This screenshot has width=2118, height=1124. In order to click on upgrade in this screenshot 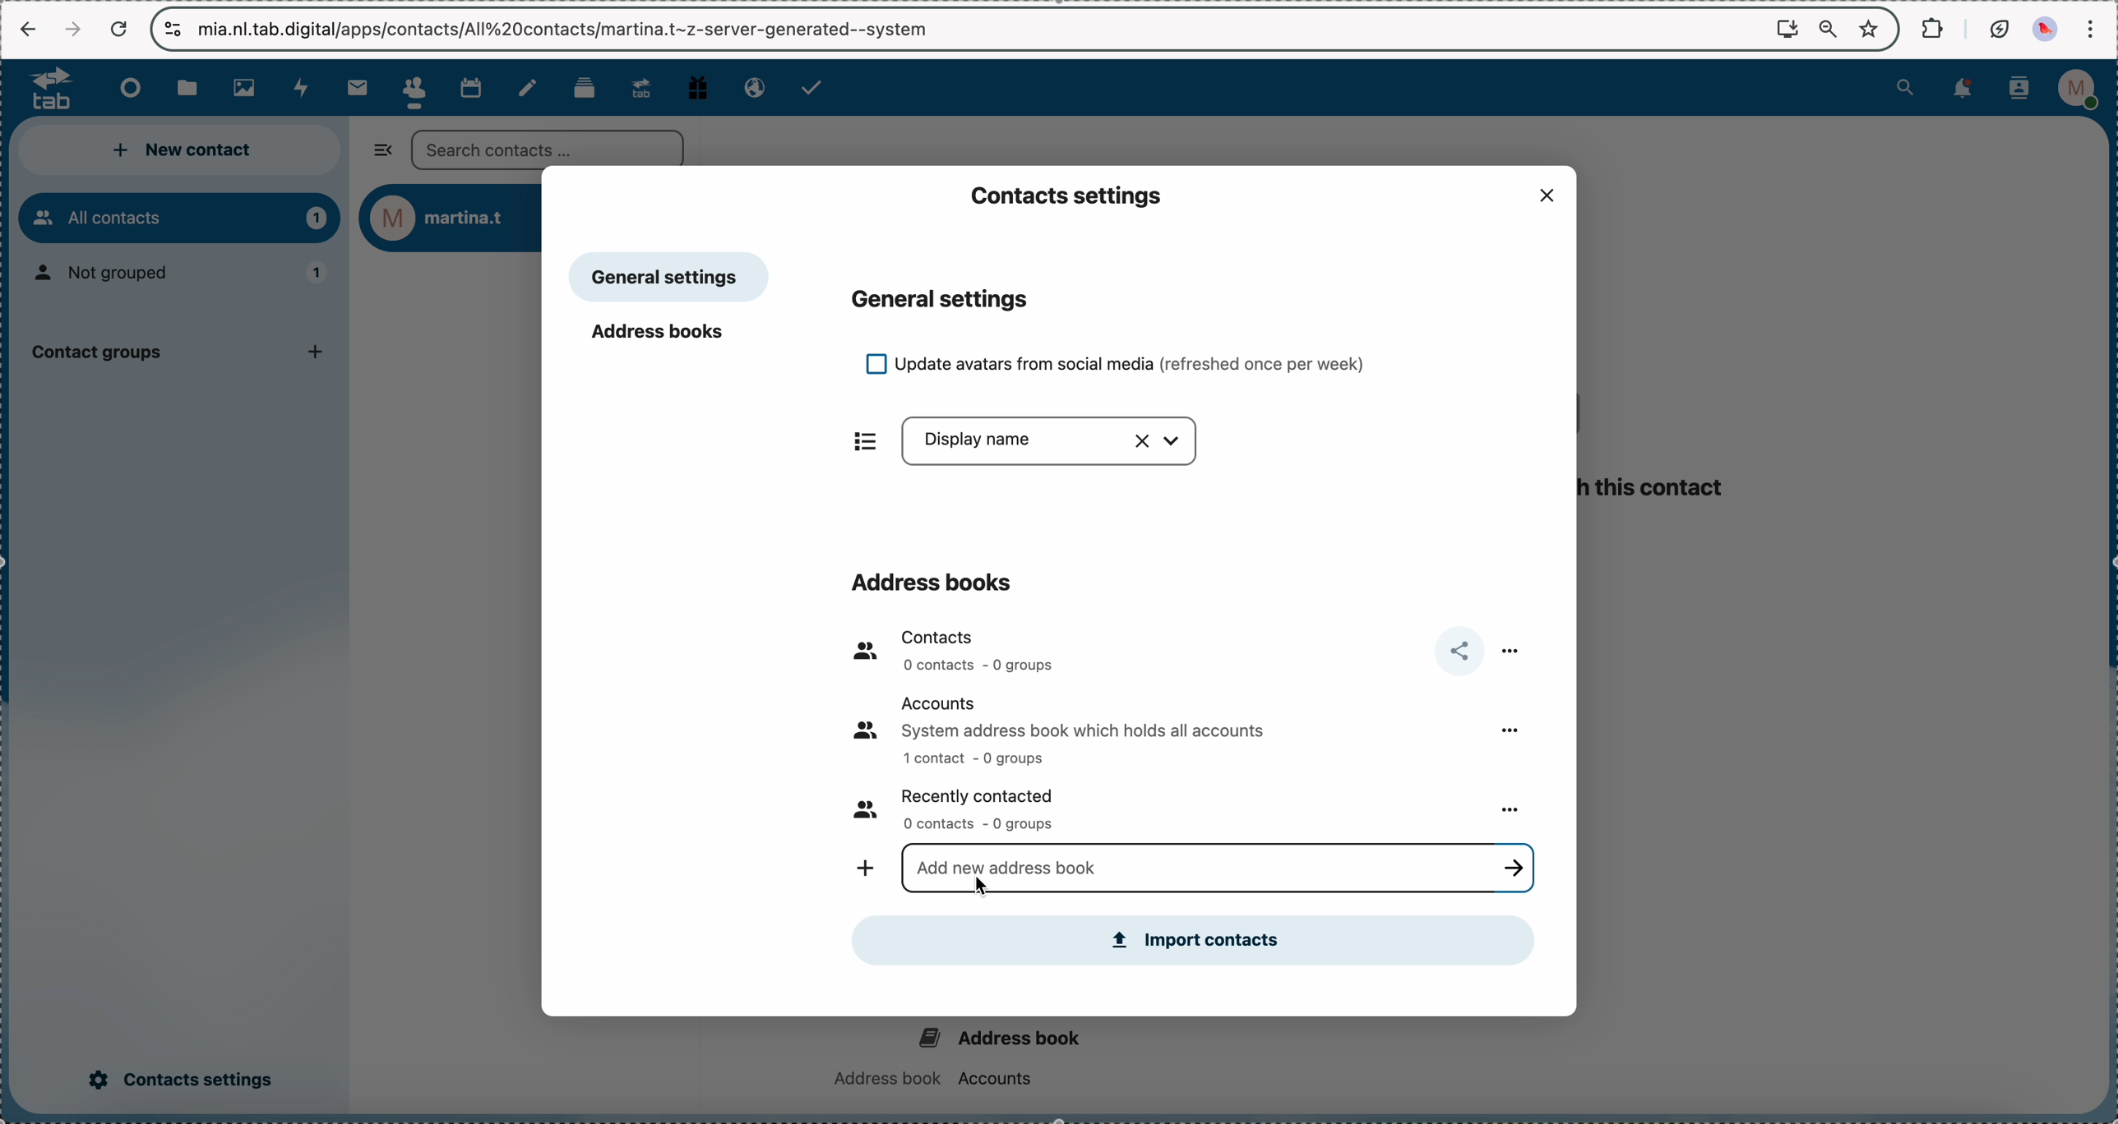, I will do `click(640, 87)`.